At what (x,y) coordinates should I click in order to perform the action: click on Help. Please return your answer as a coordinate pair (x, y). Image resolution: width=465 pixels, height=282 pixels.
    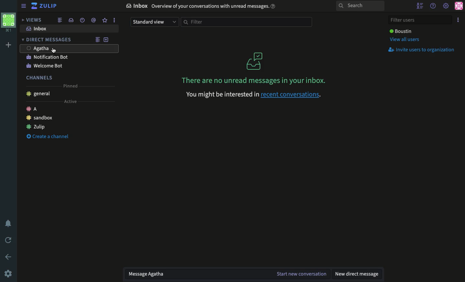
    Looking at the image, I should click on (434, 6).